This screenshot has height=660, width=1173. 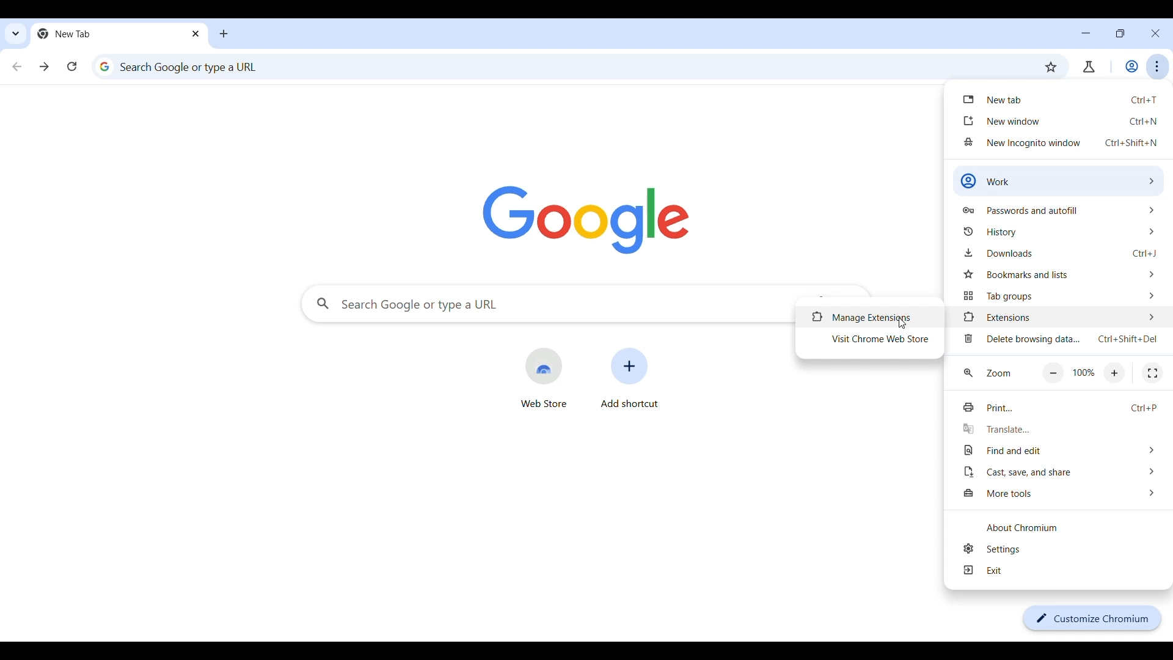 I want to click on Minimize, so click(x=1086, y=33).